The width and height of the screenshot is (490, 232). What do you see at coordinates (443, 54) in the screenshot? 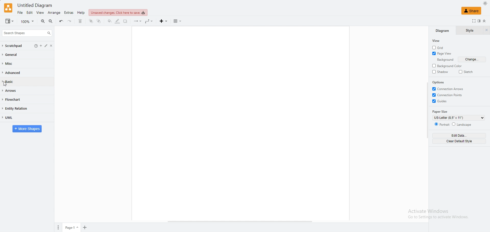
I see `page view` at bounding box center [443, 54].